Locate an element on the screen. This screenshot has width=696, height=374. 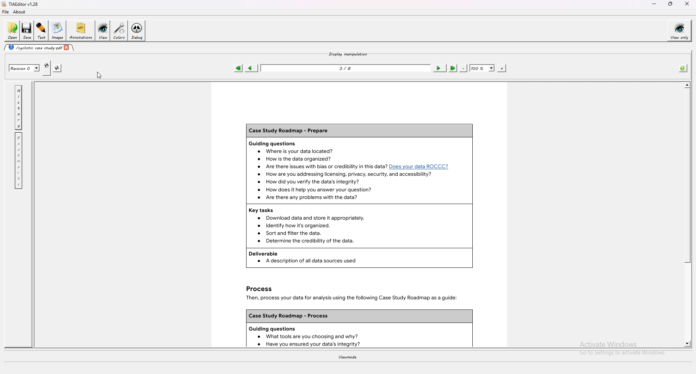
save this revision is located at coordinates (57, 68).